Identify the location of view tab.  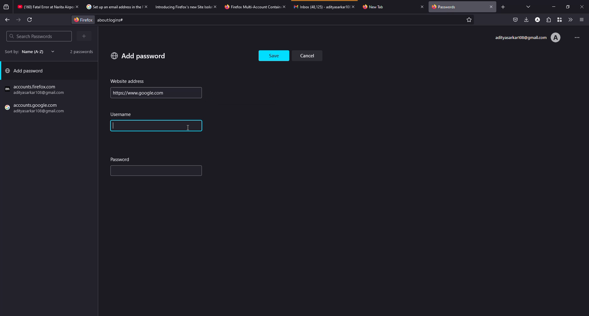
(529, 6).